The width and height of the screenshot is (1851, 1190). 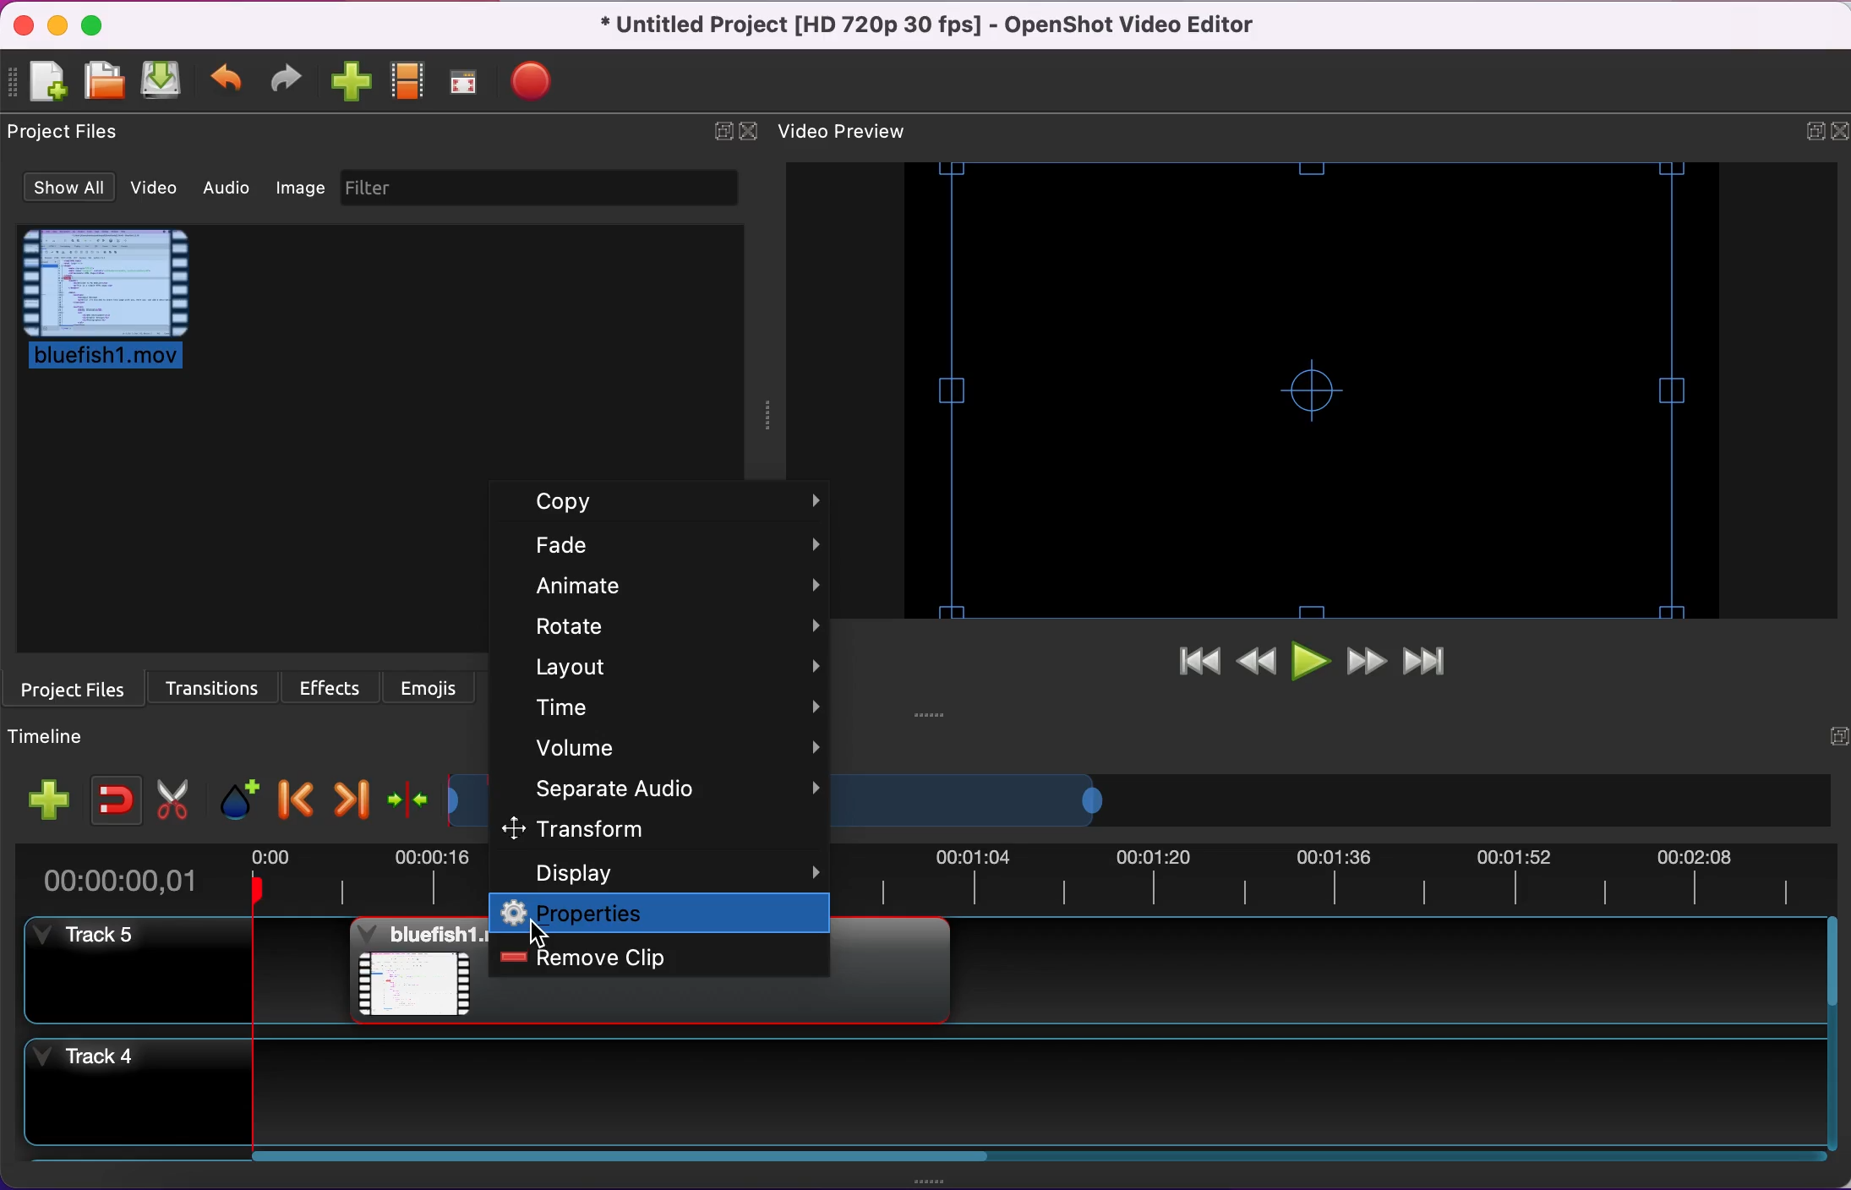 I want to click on project files, so click(x=74, y=691).